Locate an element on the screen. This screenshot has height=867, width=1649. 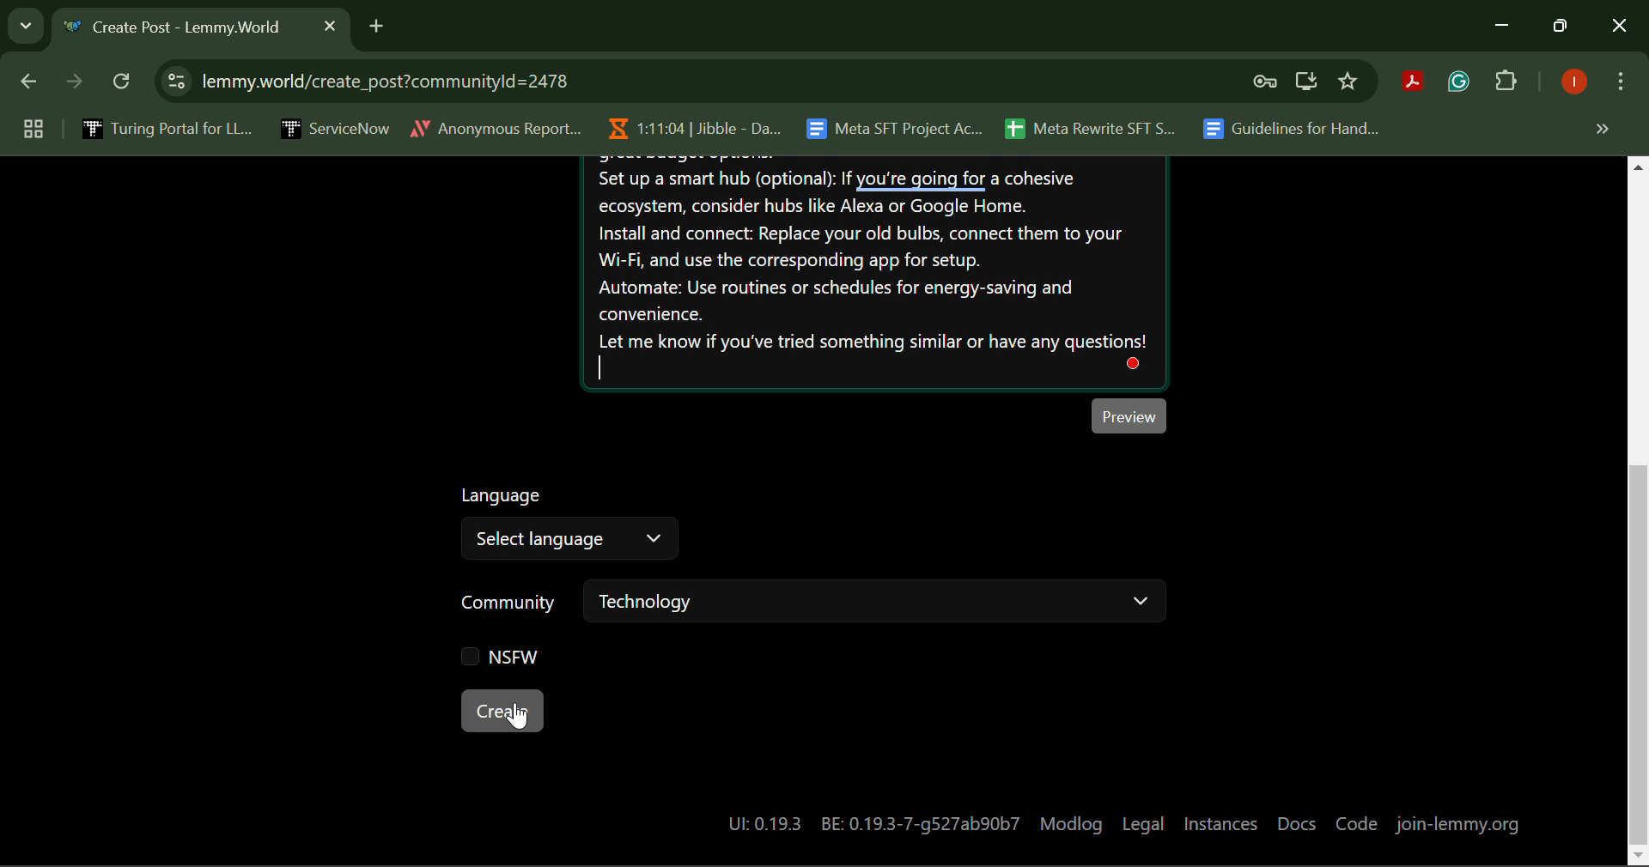
Jibble is located at coordinates (691, 124).